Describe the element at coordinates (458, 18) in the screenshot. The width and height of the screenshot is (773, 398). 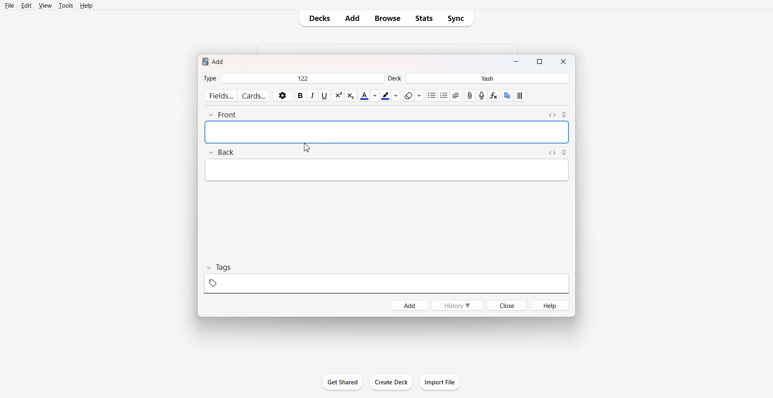
I see `Sync` at that location.